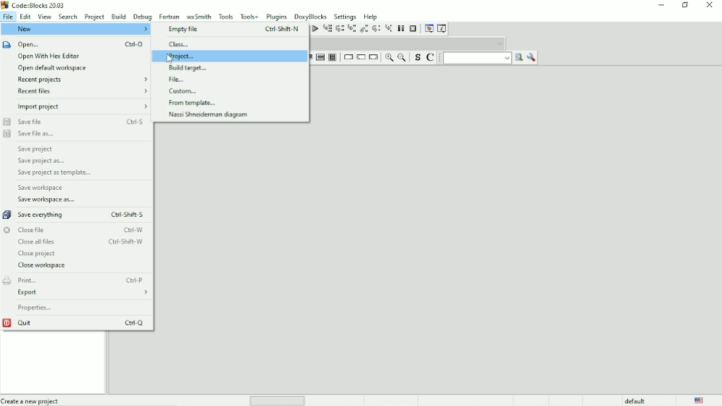 This screenshot has width=722, height=406. What do you see at coordinates (635, 400) in the screenshot?
I see `default` at bounding box center [635, 400].